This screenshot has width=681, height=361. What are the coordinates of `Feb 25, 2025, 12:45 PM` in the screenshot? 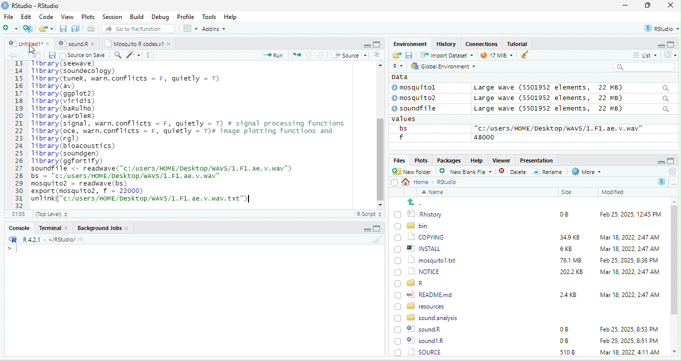 It's located at (630, 215).